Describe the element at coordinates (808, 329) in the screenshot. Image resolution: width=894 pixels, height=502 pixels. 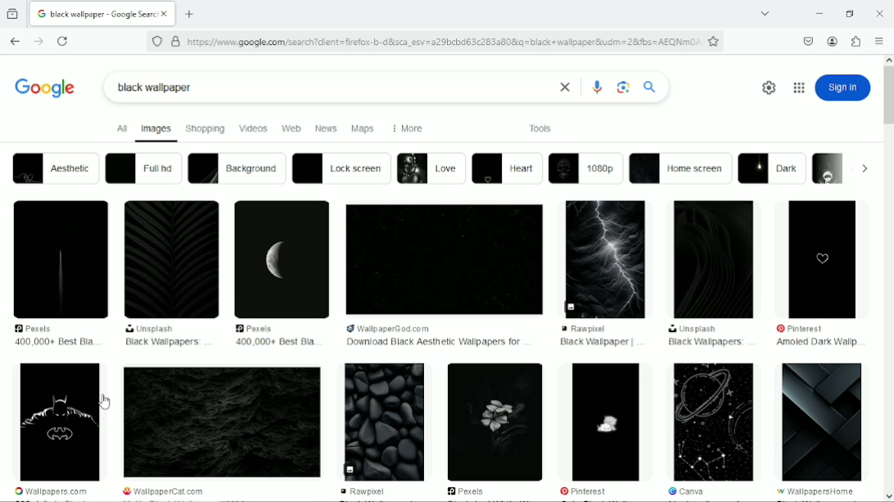
I see `pinterest` at that location.